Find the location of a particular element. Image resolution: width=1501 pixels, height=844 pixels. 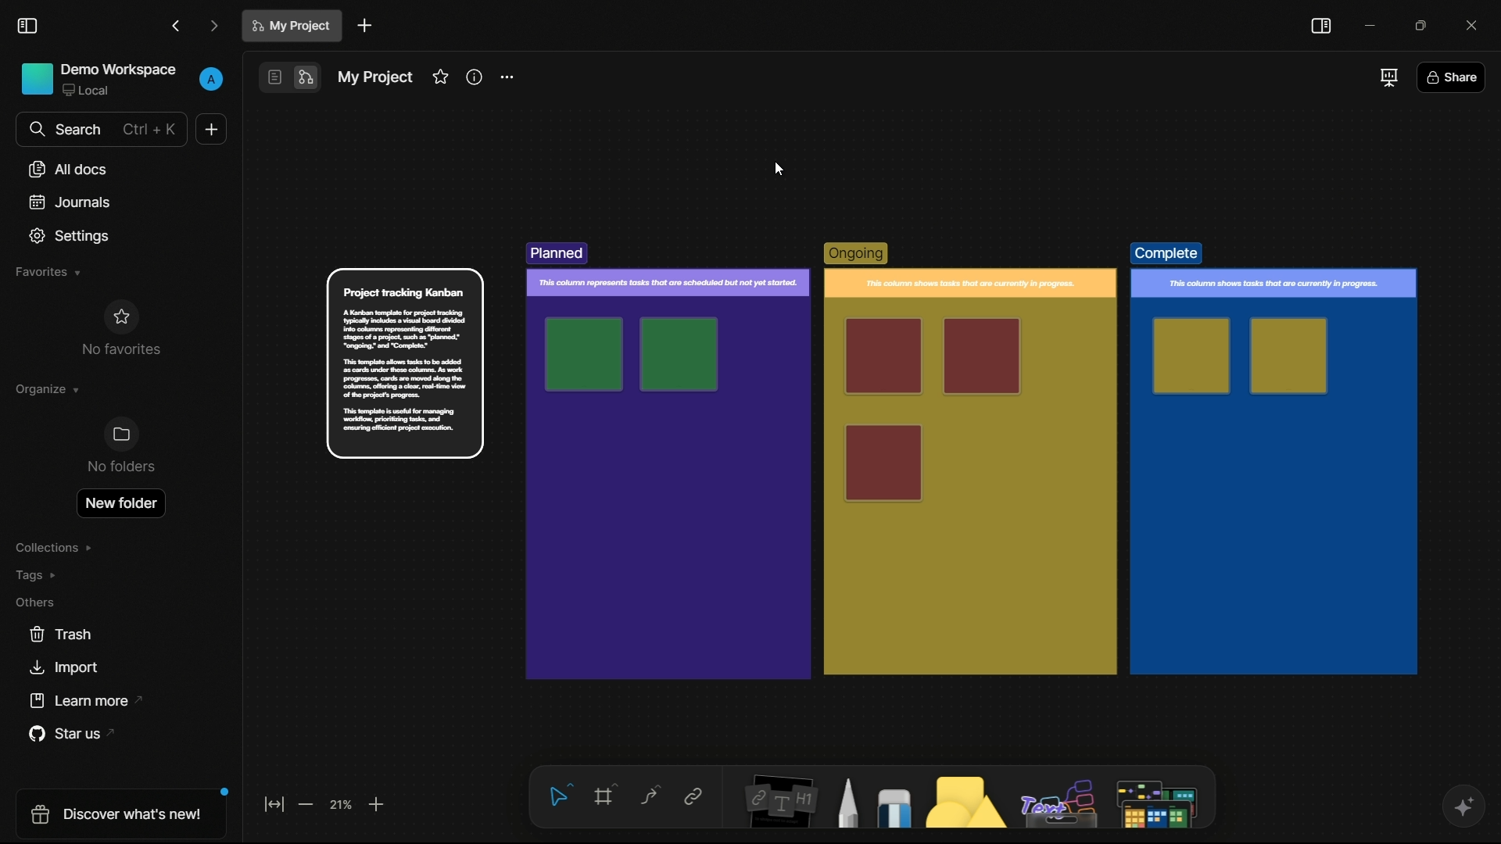

new folder is located at coordinates (120, 503).